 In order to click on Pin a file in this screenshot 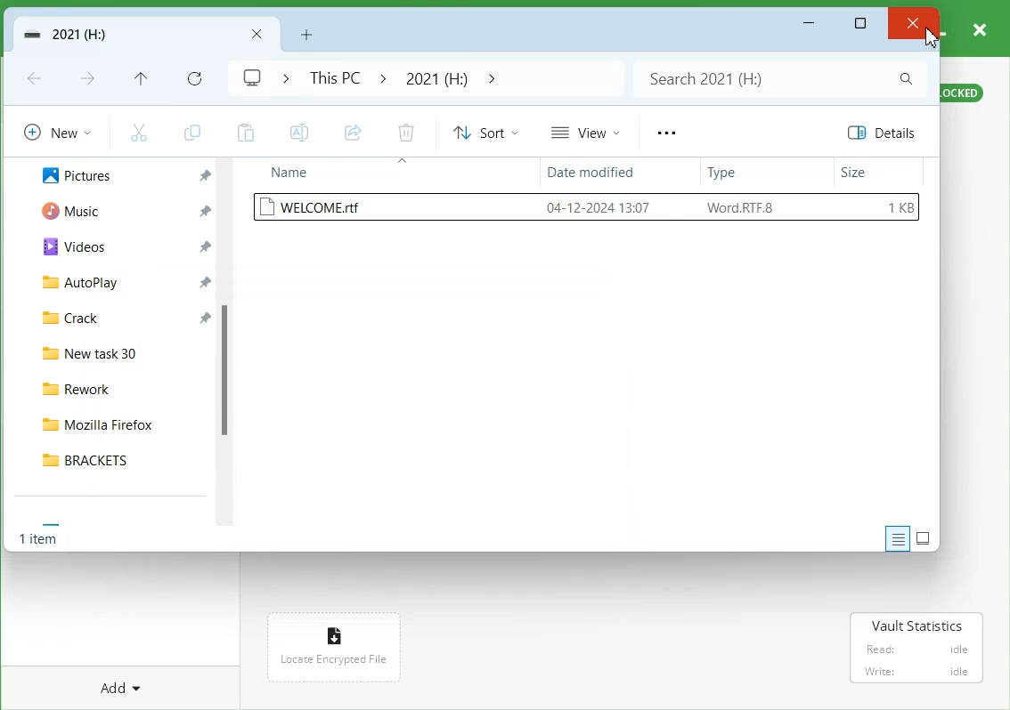, I will do `click(204, 245)`.